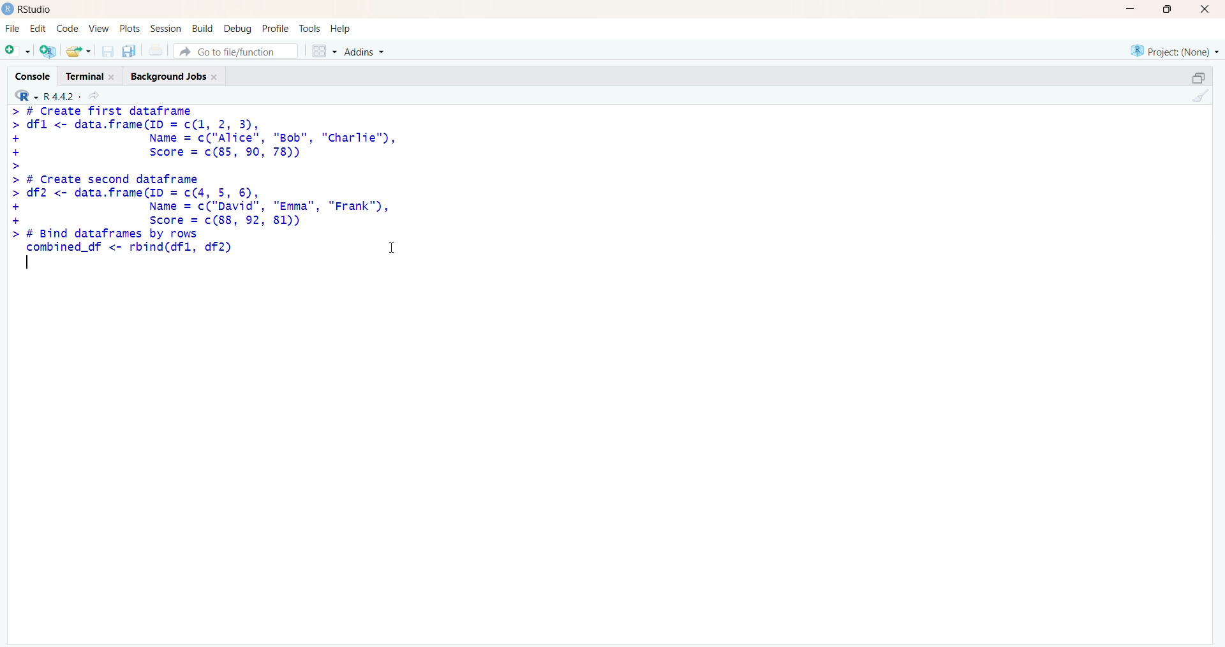 The height and width of the screenshot is (647, 1225). What do you see at coordinates (129, 28) in the screenshot?
I see `Plots` at bounding box center [129, 28].